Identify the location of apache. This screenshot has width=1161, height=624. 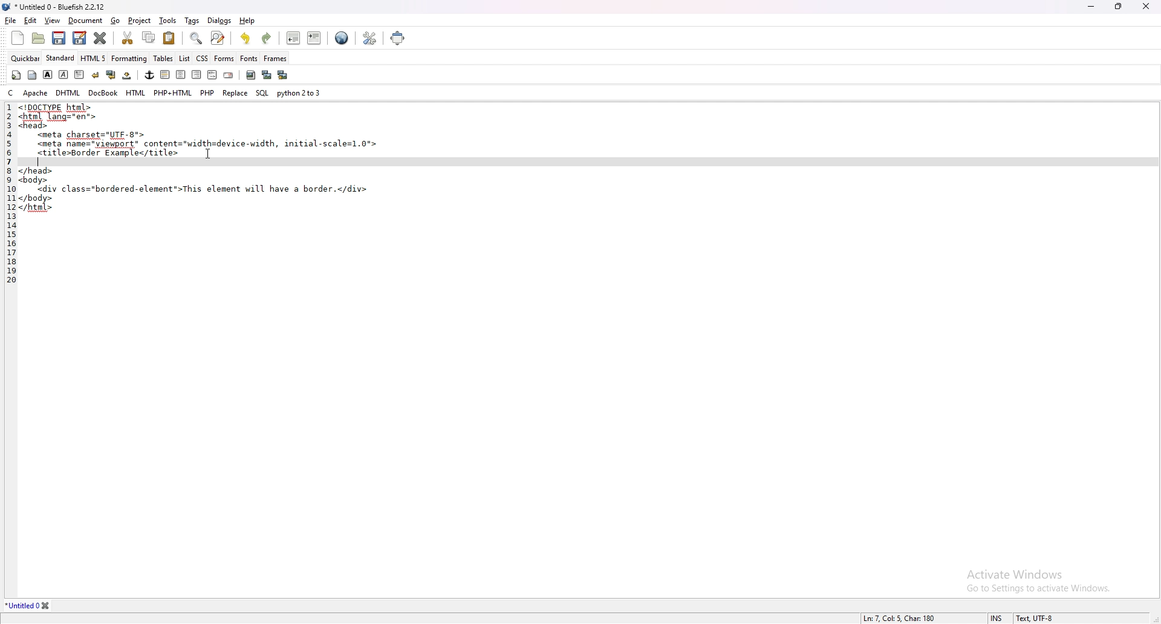
(36, 93).